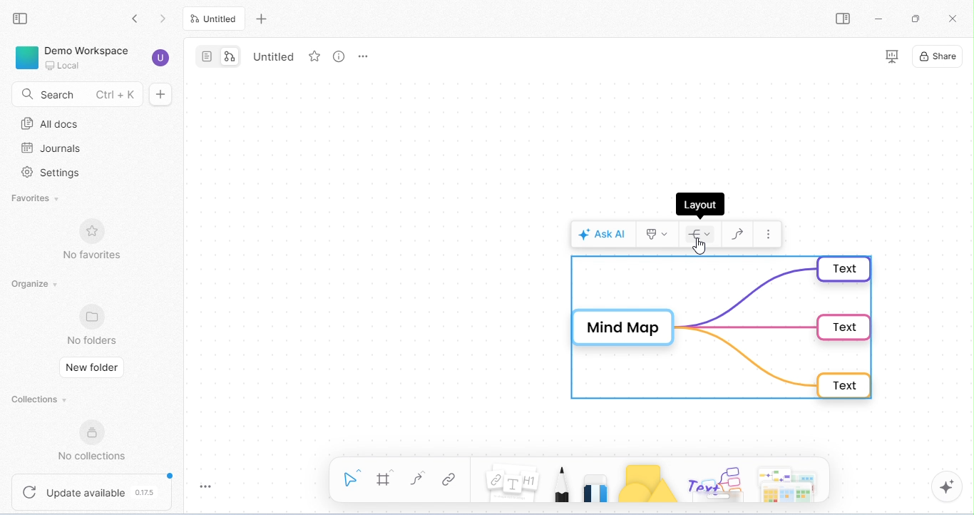  I want to click on edgeless mode, so click(230, 55).